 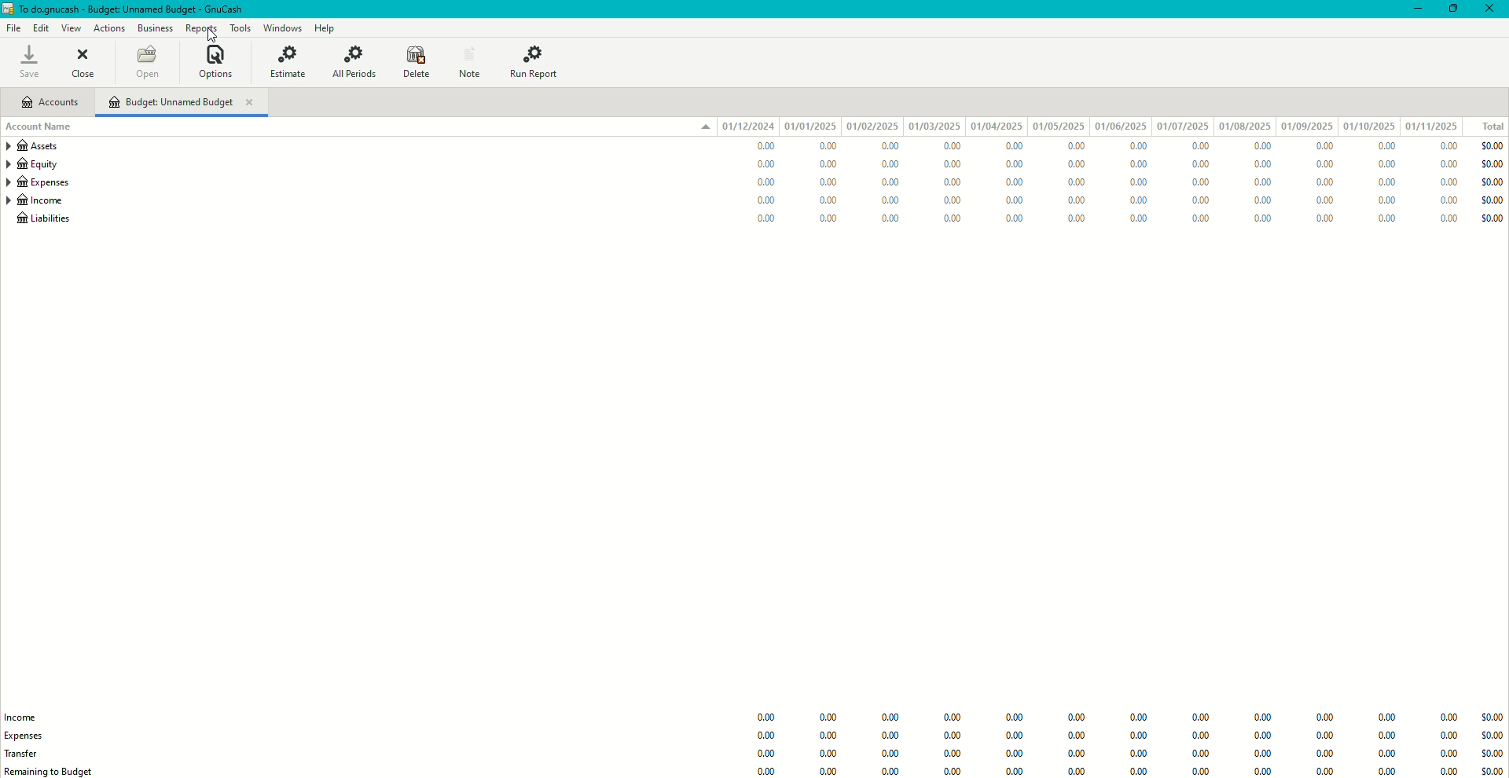 I want to click on cursor, so click(x=206, y=35).